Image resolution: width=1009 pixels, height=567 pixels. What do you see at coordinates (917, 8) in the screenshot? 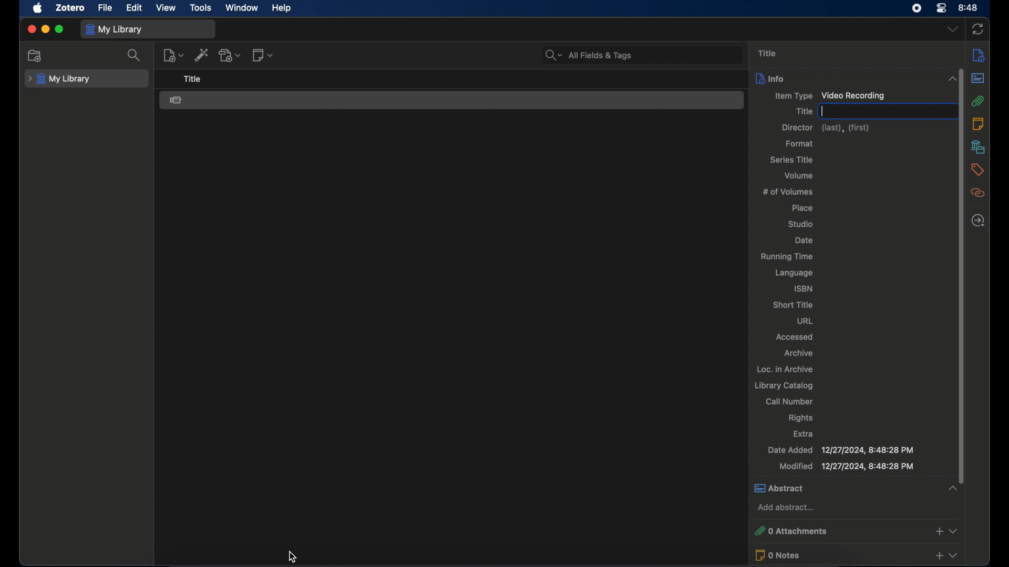
I see `screen recorder` at bounding box center [917, 8].